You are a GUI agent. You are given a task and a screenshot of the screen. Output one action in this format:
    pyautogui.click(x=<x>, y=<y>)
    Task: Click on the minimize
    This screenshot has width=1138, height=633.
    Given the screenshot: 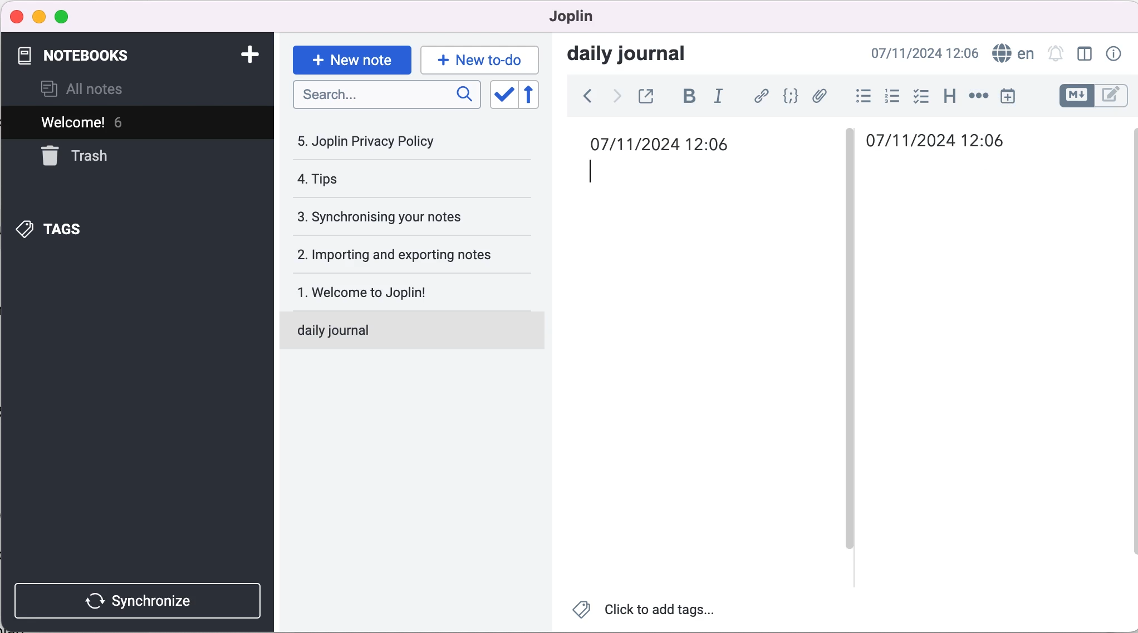 What is the action you would take?
    pyautogui.click(x=39, y=16)
    